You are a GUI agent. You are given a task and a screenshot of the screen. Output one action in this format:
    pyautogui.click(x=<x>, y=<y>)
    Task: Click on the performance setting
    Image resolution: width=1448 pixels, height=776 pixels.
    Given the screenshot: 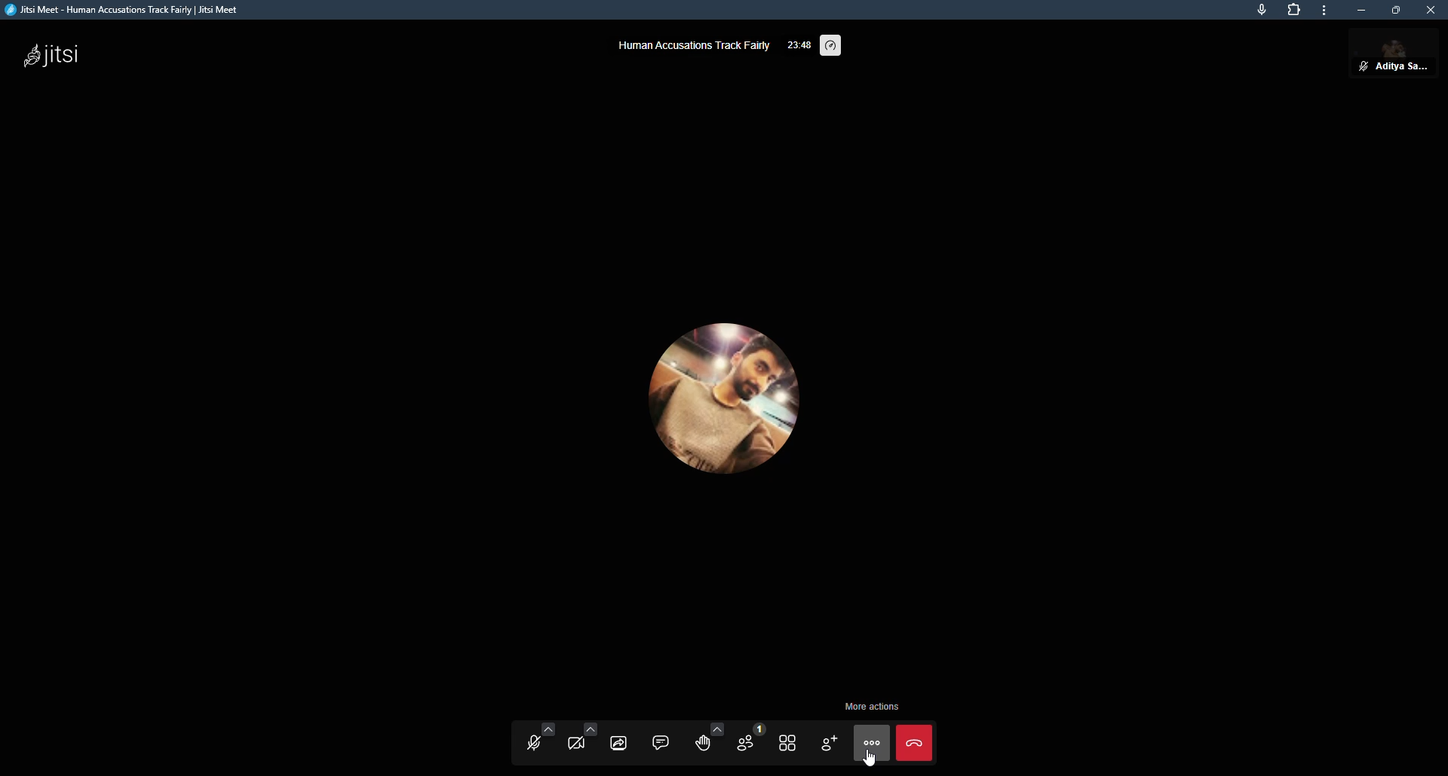 What is the action you would take?
    pyautogui.click(x=834, y=47)
    